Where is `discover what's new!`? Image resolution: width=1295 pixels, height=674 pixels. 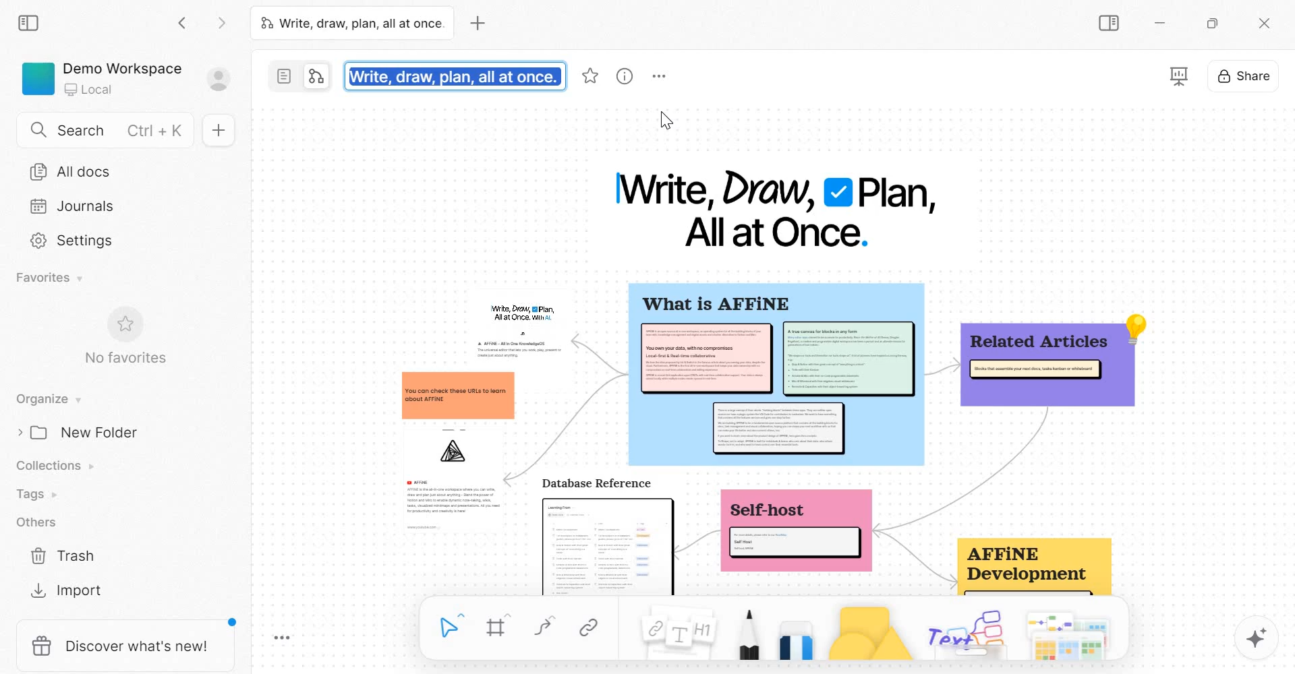 discover what's new! is located at coordinates (124, 646).